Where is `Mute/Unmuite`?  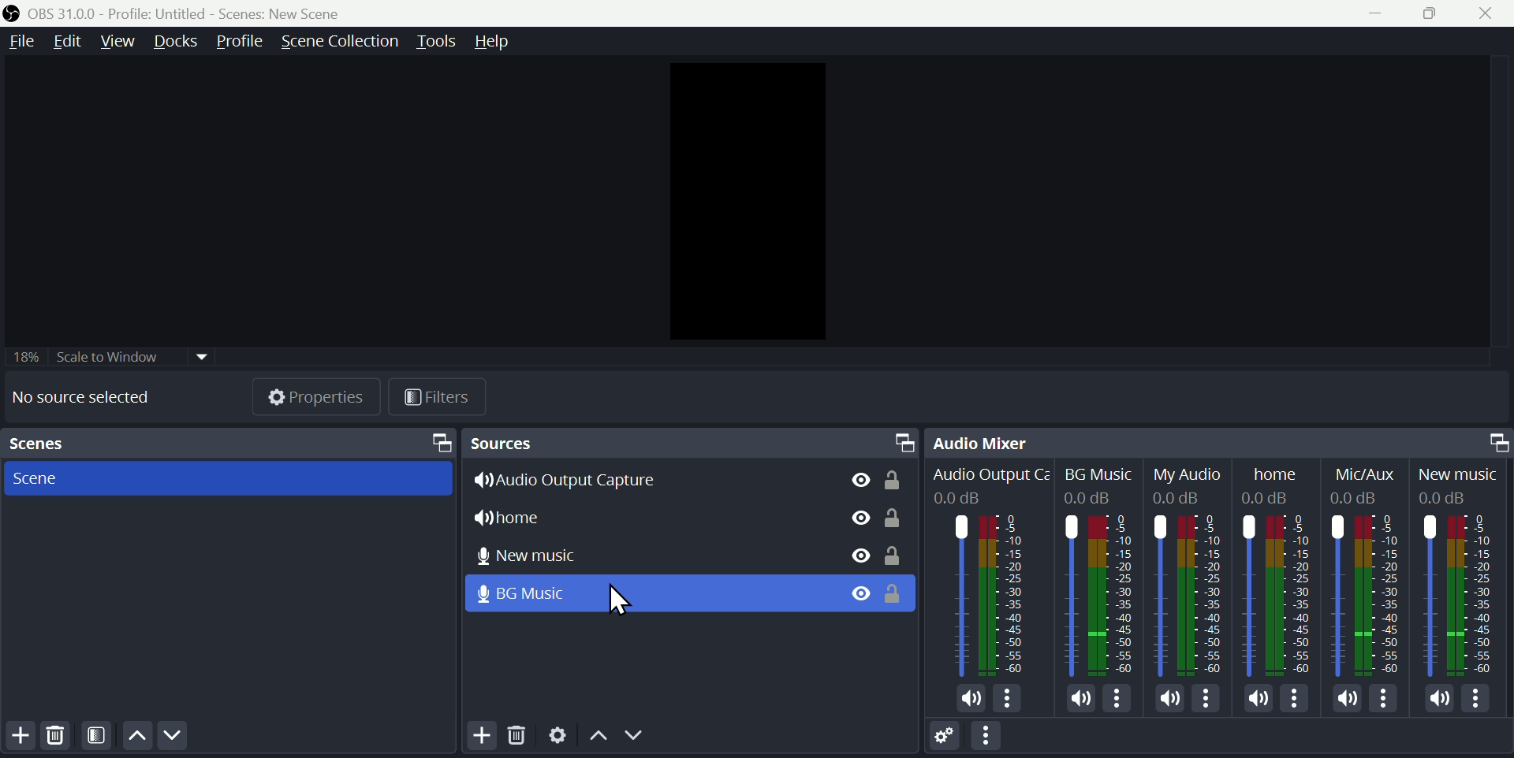 Mute/Unmuite is located at coordinates (1169, 700).